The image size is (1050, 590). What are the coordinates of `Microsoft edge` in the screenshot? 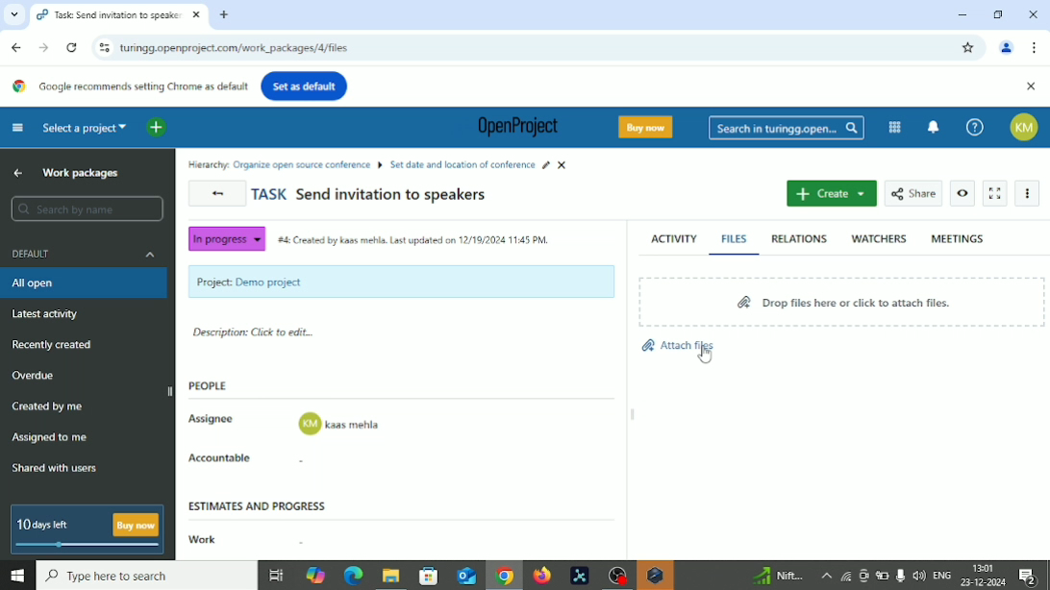 It's located at (352, 577).